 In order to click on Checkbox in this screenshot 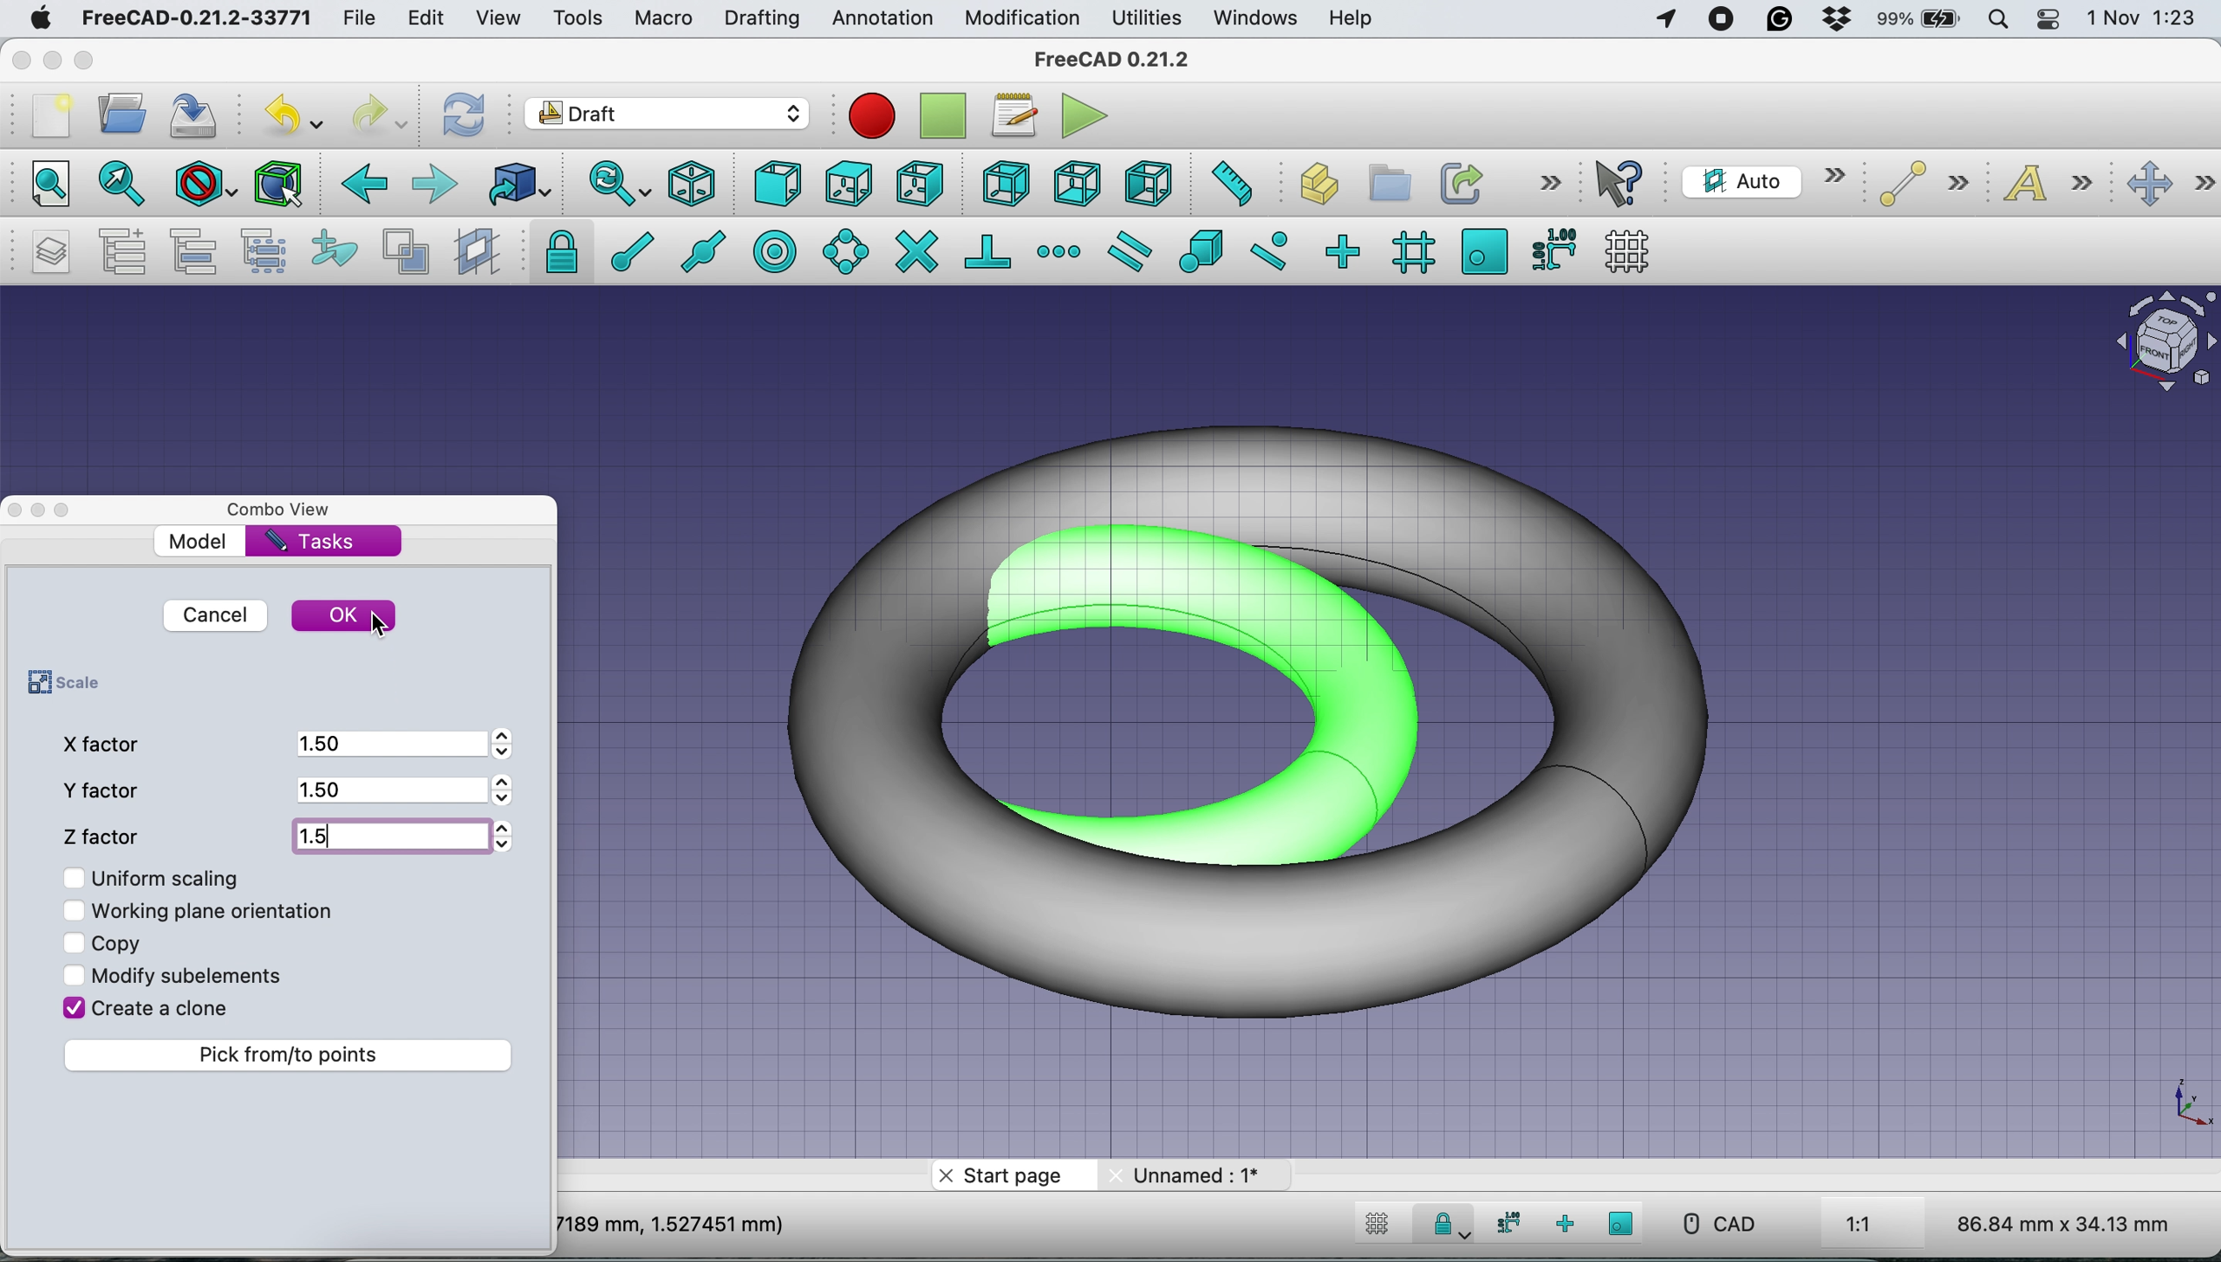, I will do `click(72, 1005)`.